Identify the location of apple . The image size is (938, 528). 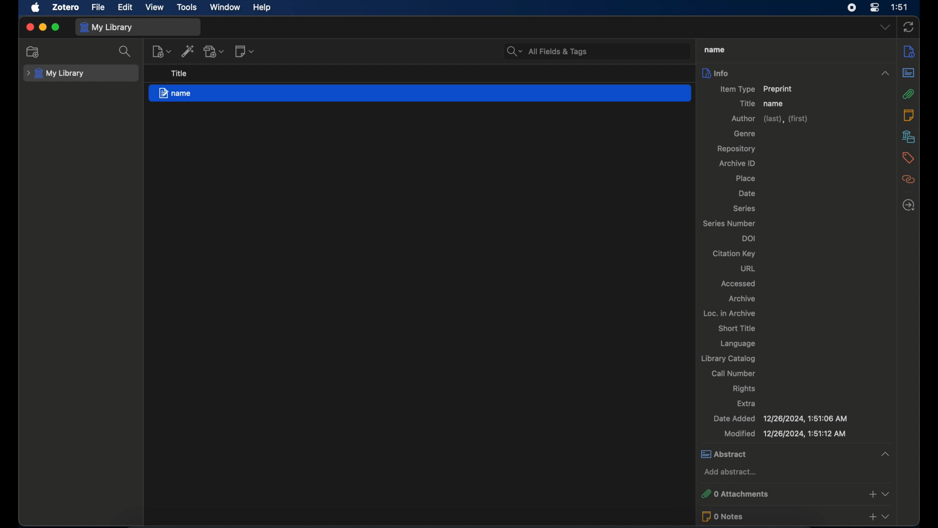
(35, 8).